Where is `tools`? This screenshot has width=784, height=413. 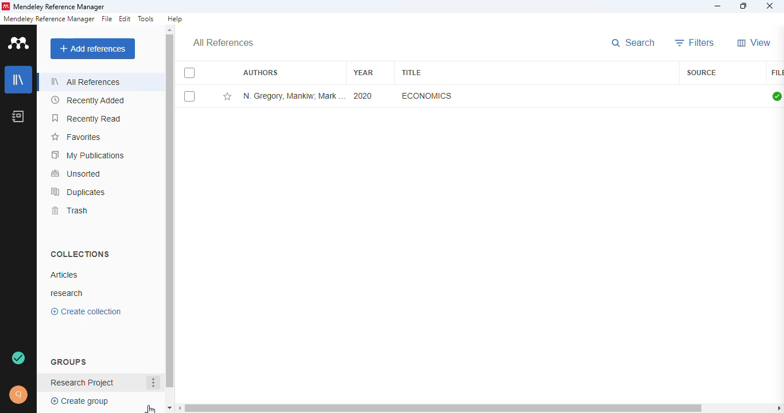
tools is located at coordinates (146, 18).